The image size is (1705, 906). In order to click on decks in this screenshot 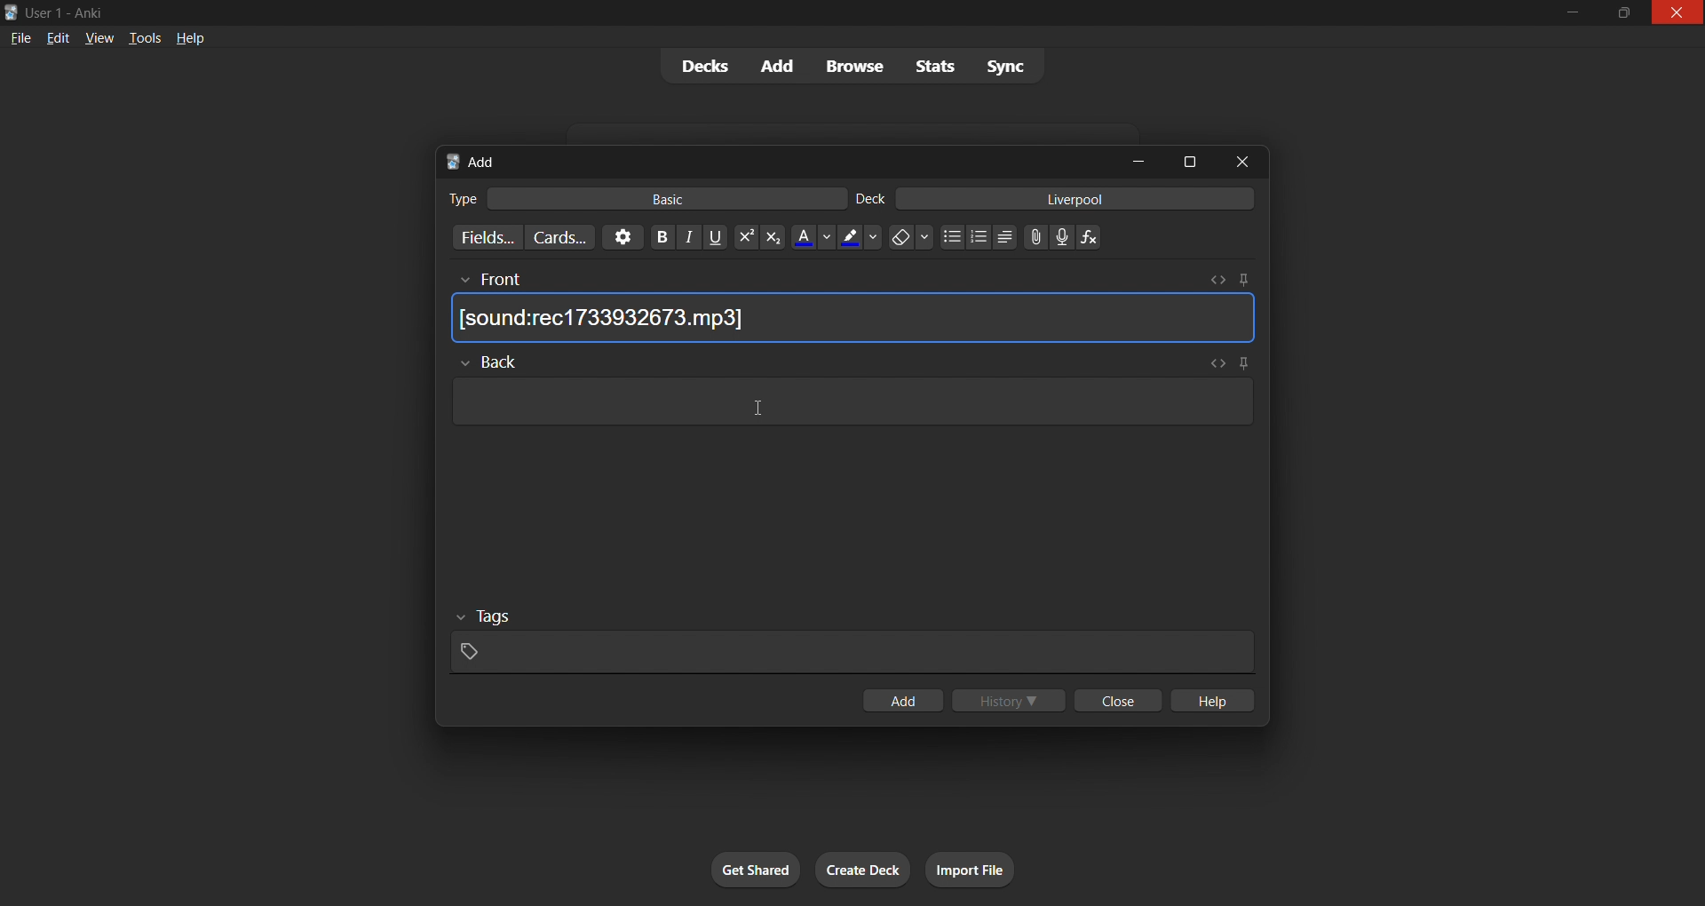, I will do `click(700, 67)`.